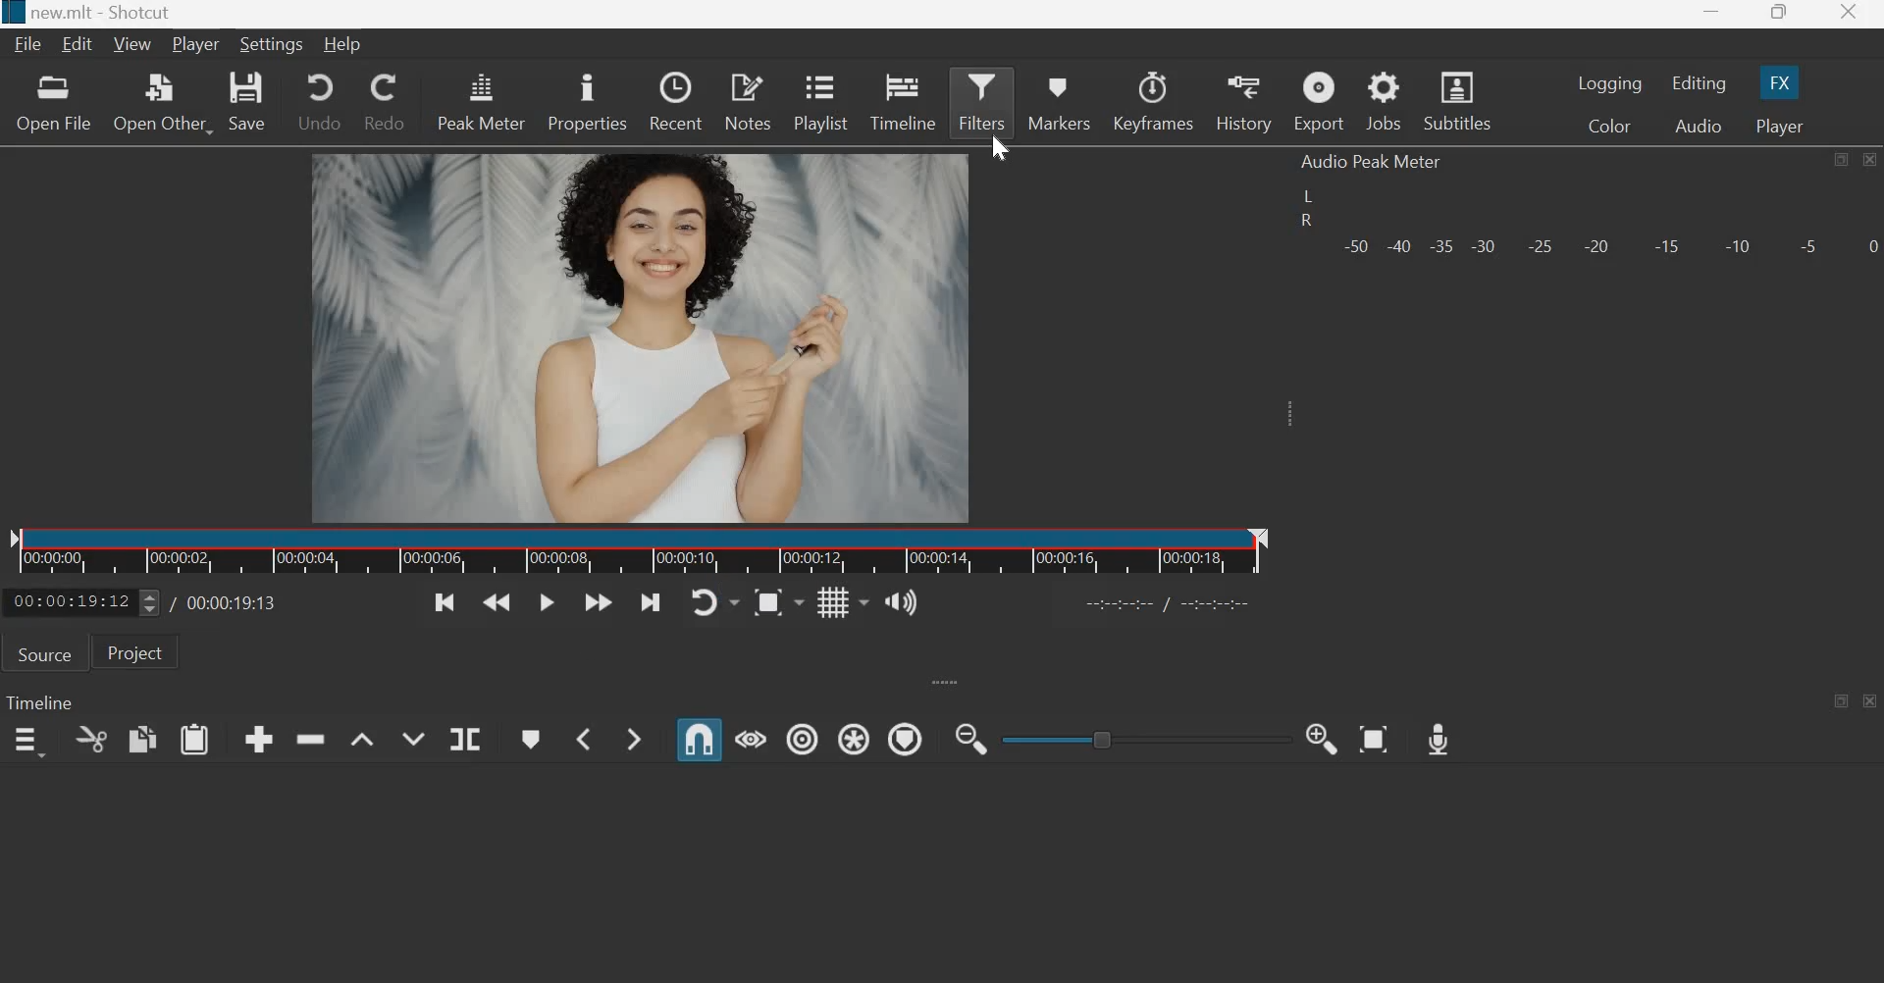 This screenshot has width=1884, height=983. Describe the element at coordinates (819, 99) in the screenshot. I see `playlist` at that location.